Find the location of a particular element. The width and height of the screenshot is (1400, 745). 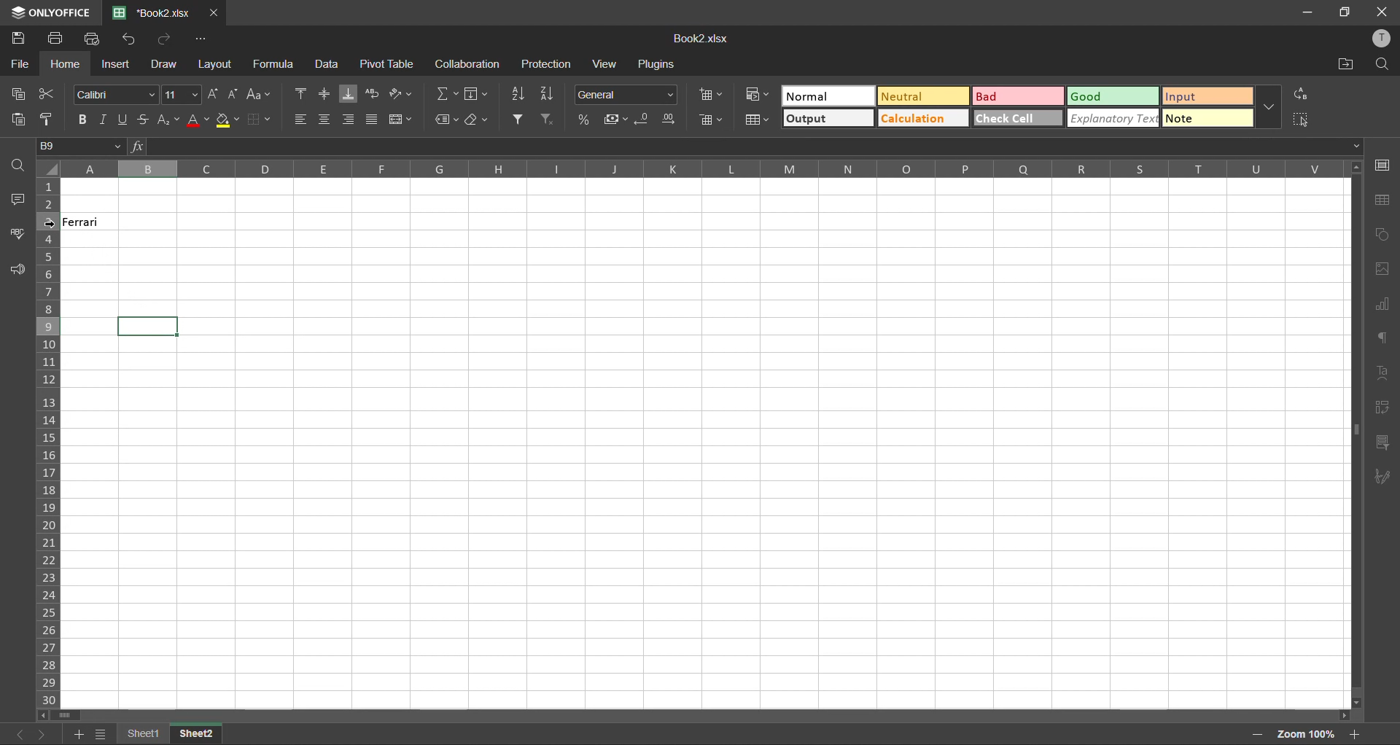

sheet2 is located at coordinates (198, 731).